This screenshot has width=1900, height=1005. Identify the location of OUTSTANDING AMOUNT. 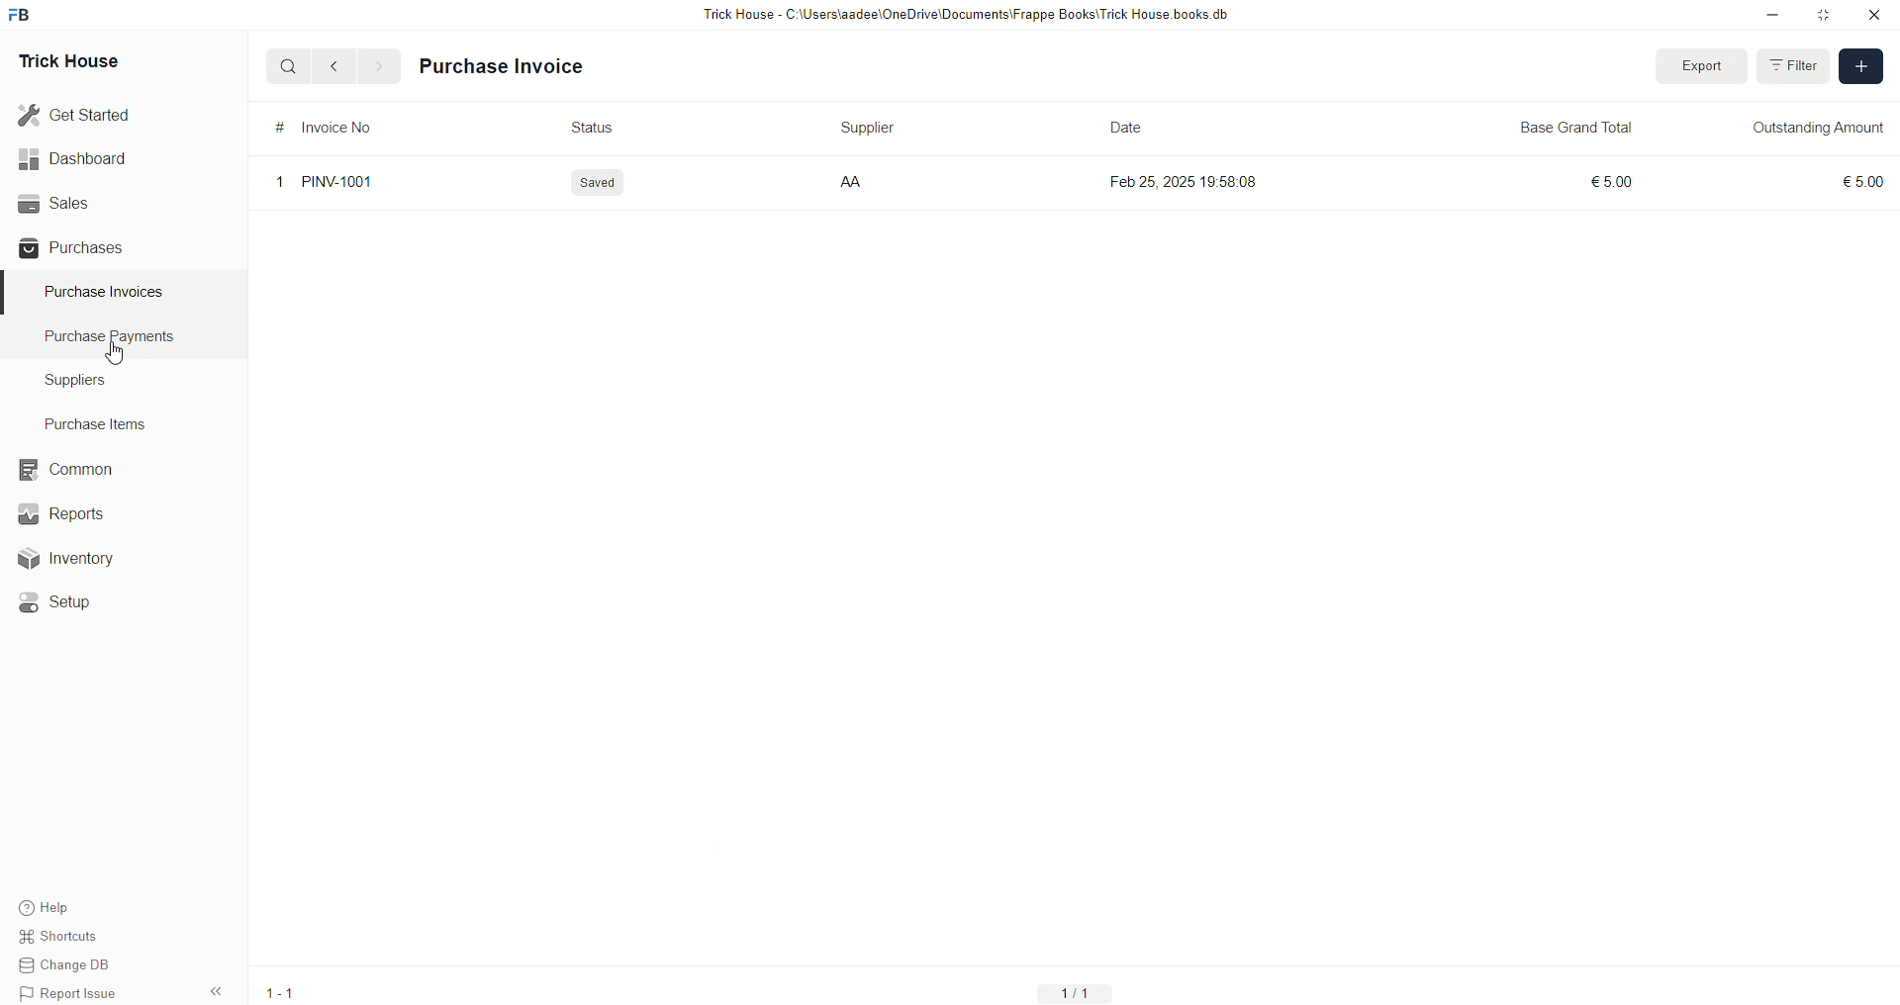
(1814, 124).